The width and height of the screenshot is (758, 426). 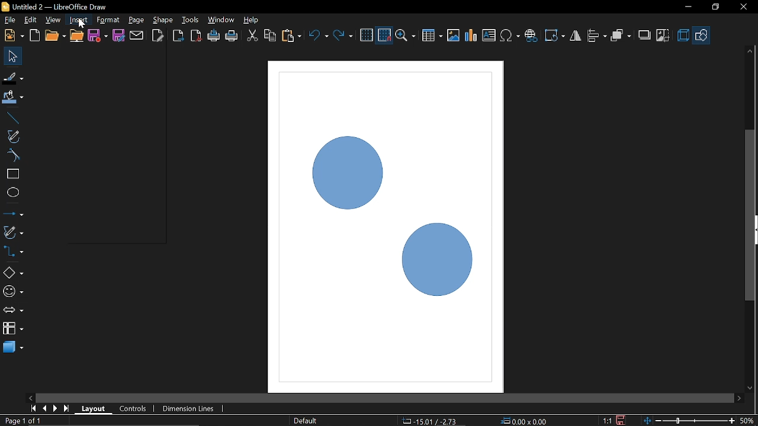 What do you see at coordinates (56, 408) in the screenshot?
I see `Next page` at bounding box center [56, 408].